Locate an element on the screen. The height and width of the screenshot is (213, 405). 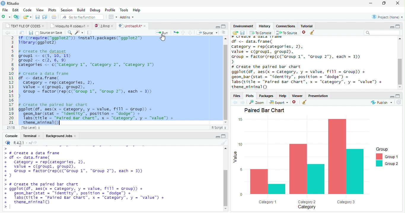
edit is located at coordinates (15, 10).